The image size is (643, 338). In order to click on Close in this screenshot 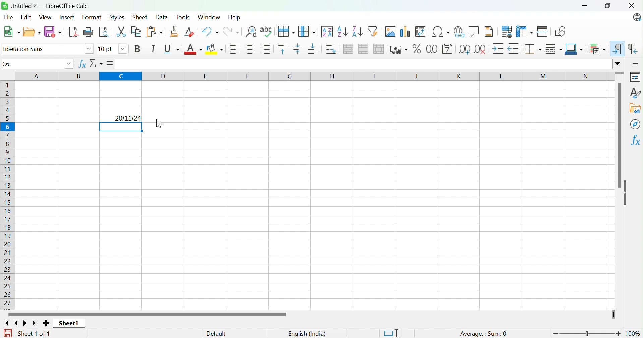, I will do `click(94, 63)`.